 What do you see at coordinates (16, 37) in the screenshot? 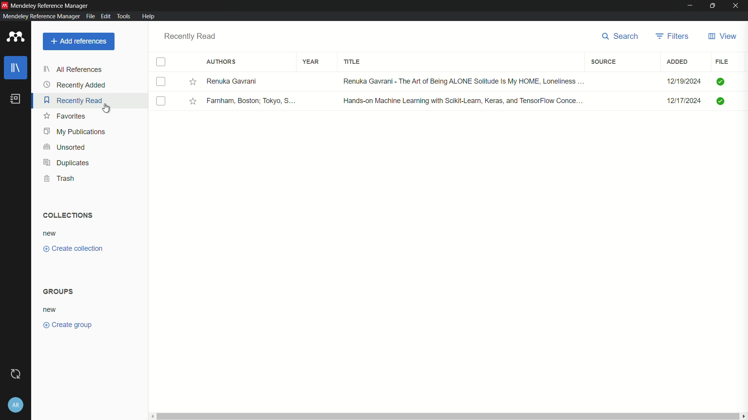
I see `app icon` at bounding box center [16, 37].